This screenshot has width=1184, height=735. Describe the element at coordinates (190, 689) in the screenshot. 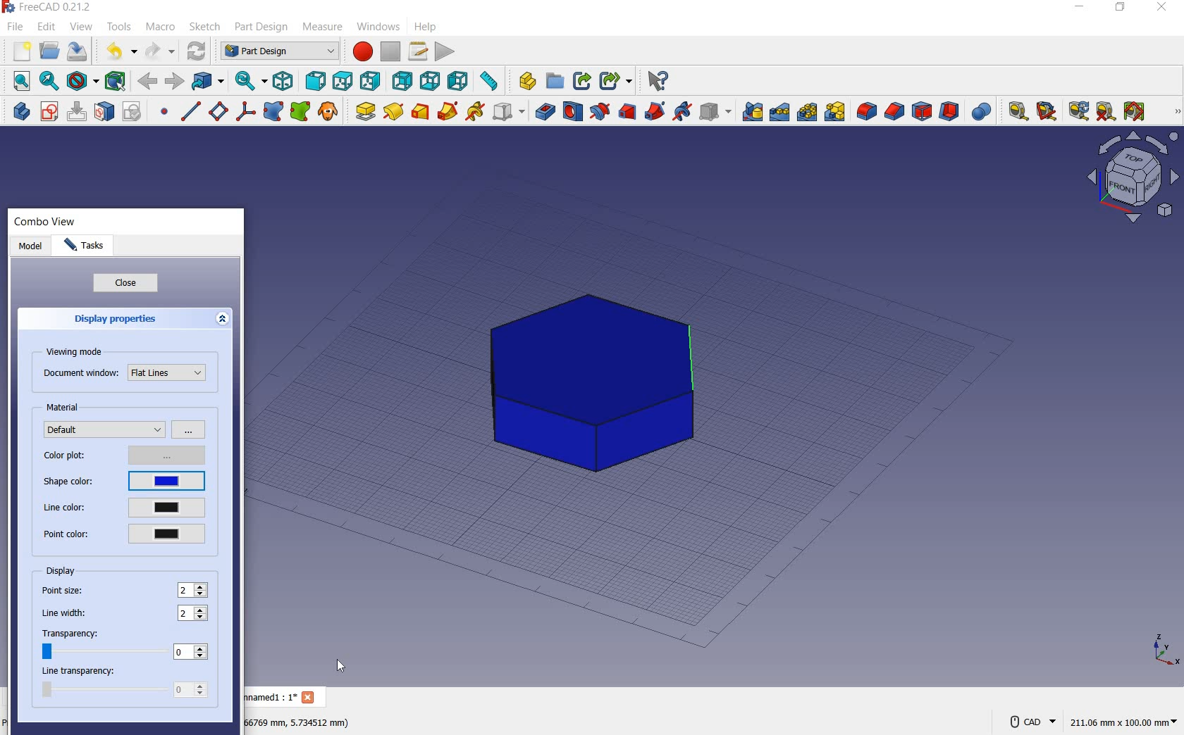

I see `line transparency: 0` at that location.